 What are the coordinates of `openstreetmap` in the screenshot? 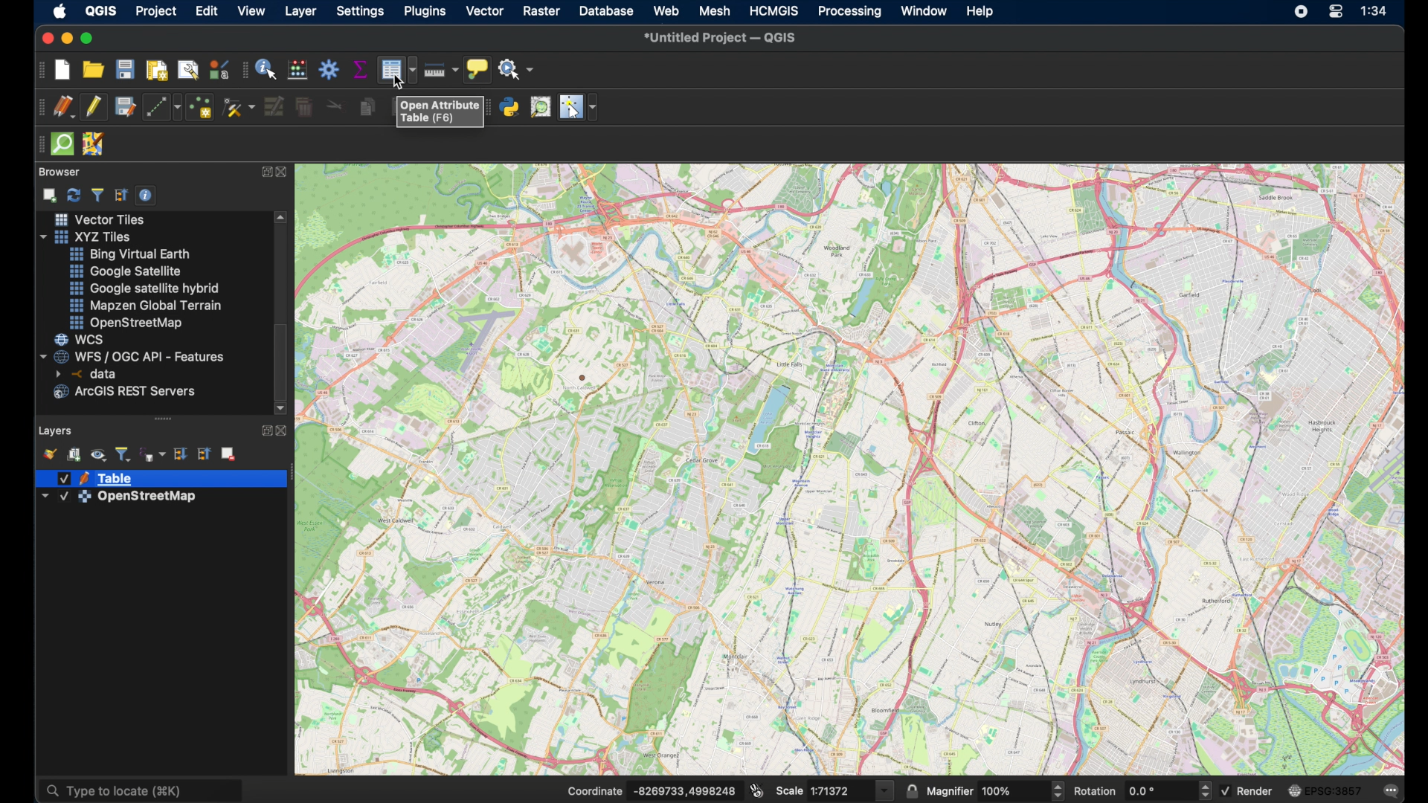 It's located at (119, 499).